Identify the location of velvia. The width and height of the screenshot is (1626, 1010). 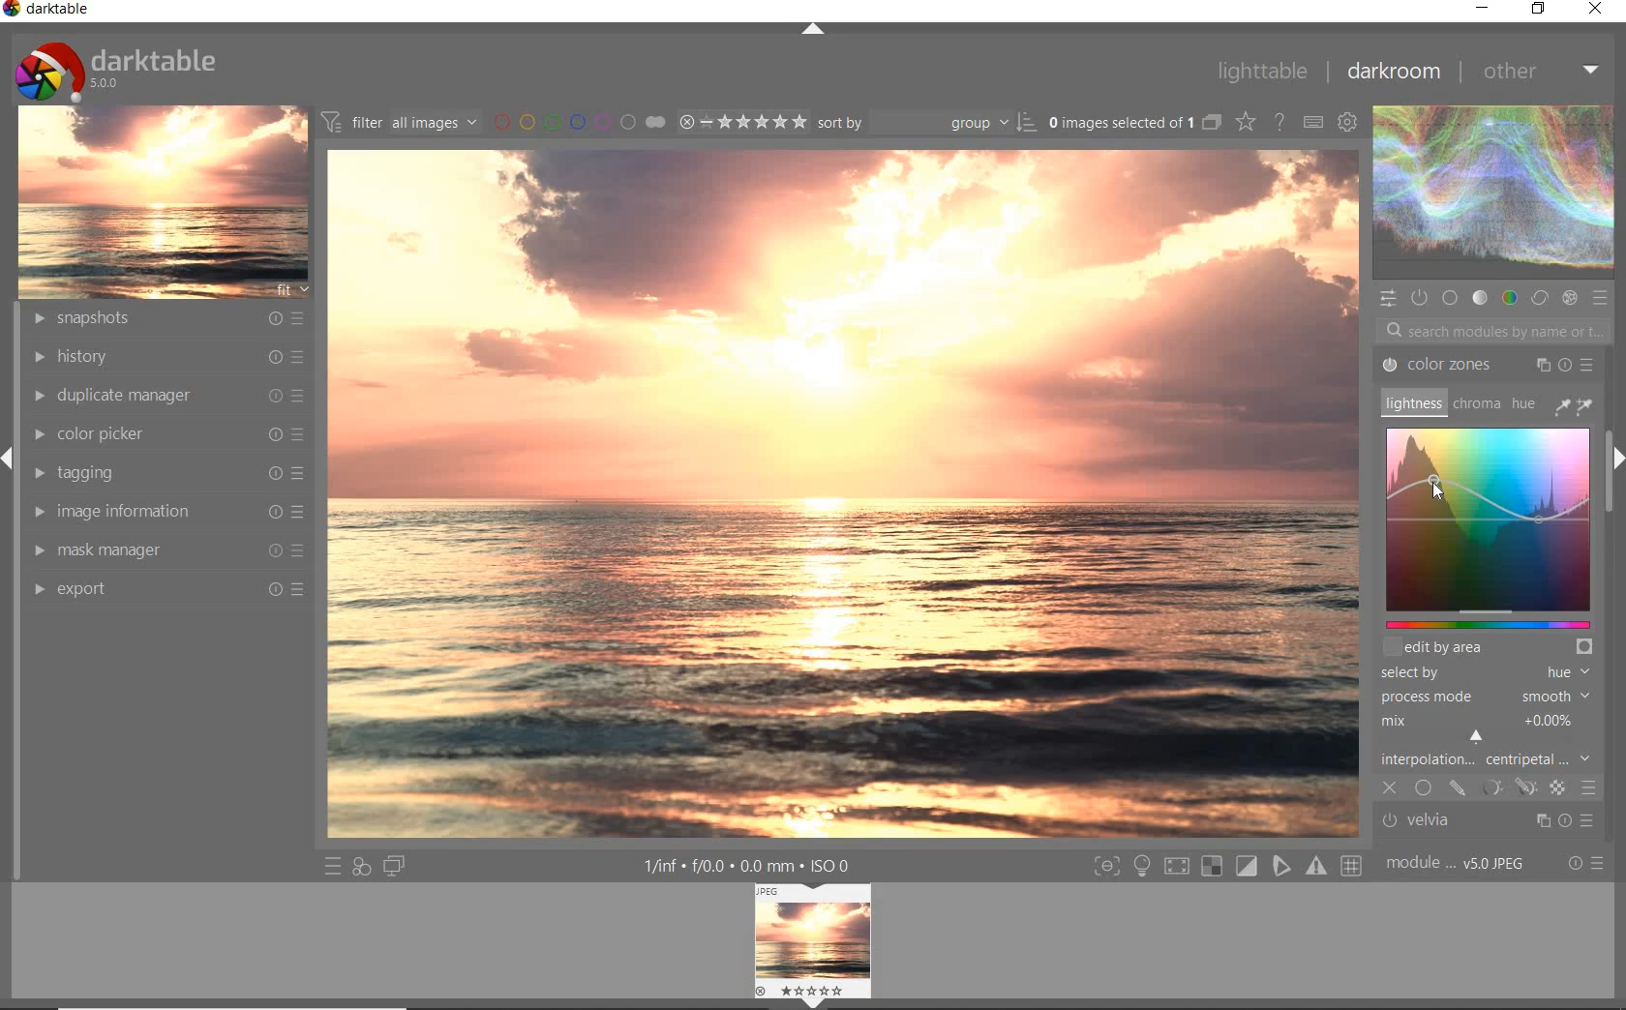
(1482, 822).